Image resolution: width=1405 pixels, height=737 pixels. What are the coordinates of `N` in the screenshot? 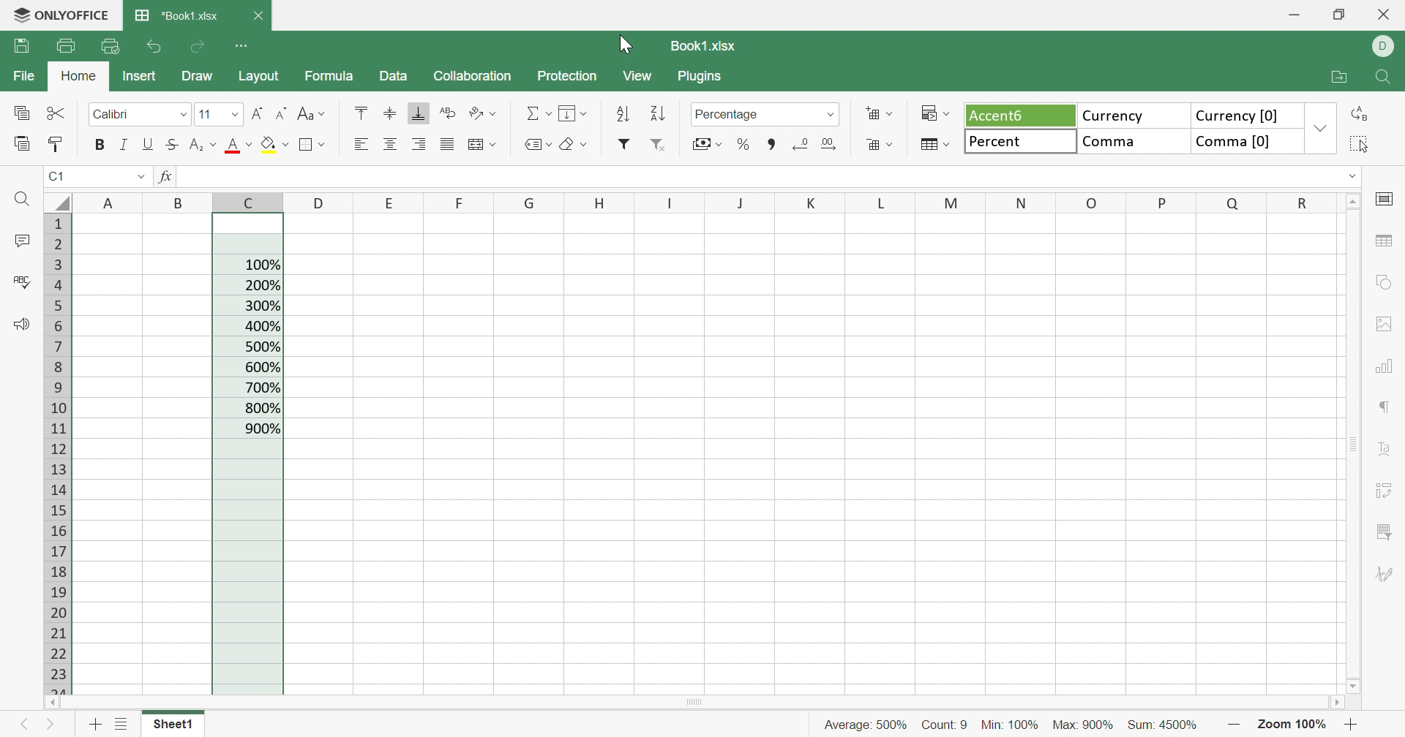 It's located at (1024, 202).